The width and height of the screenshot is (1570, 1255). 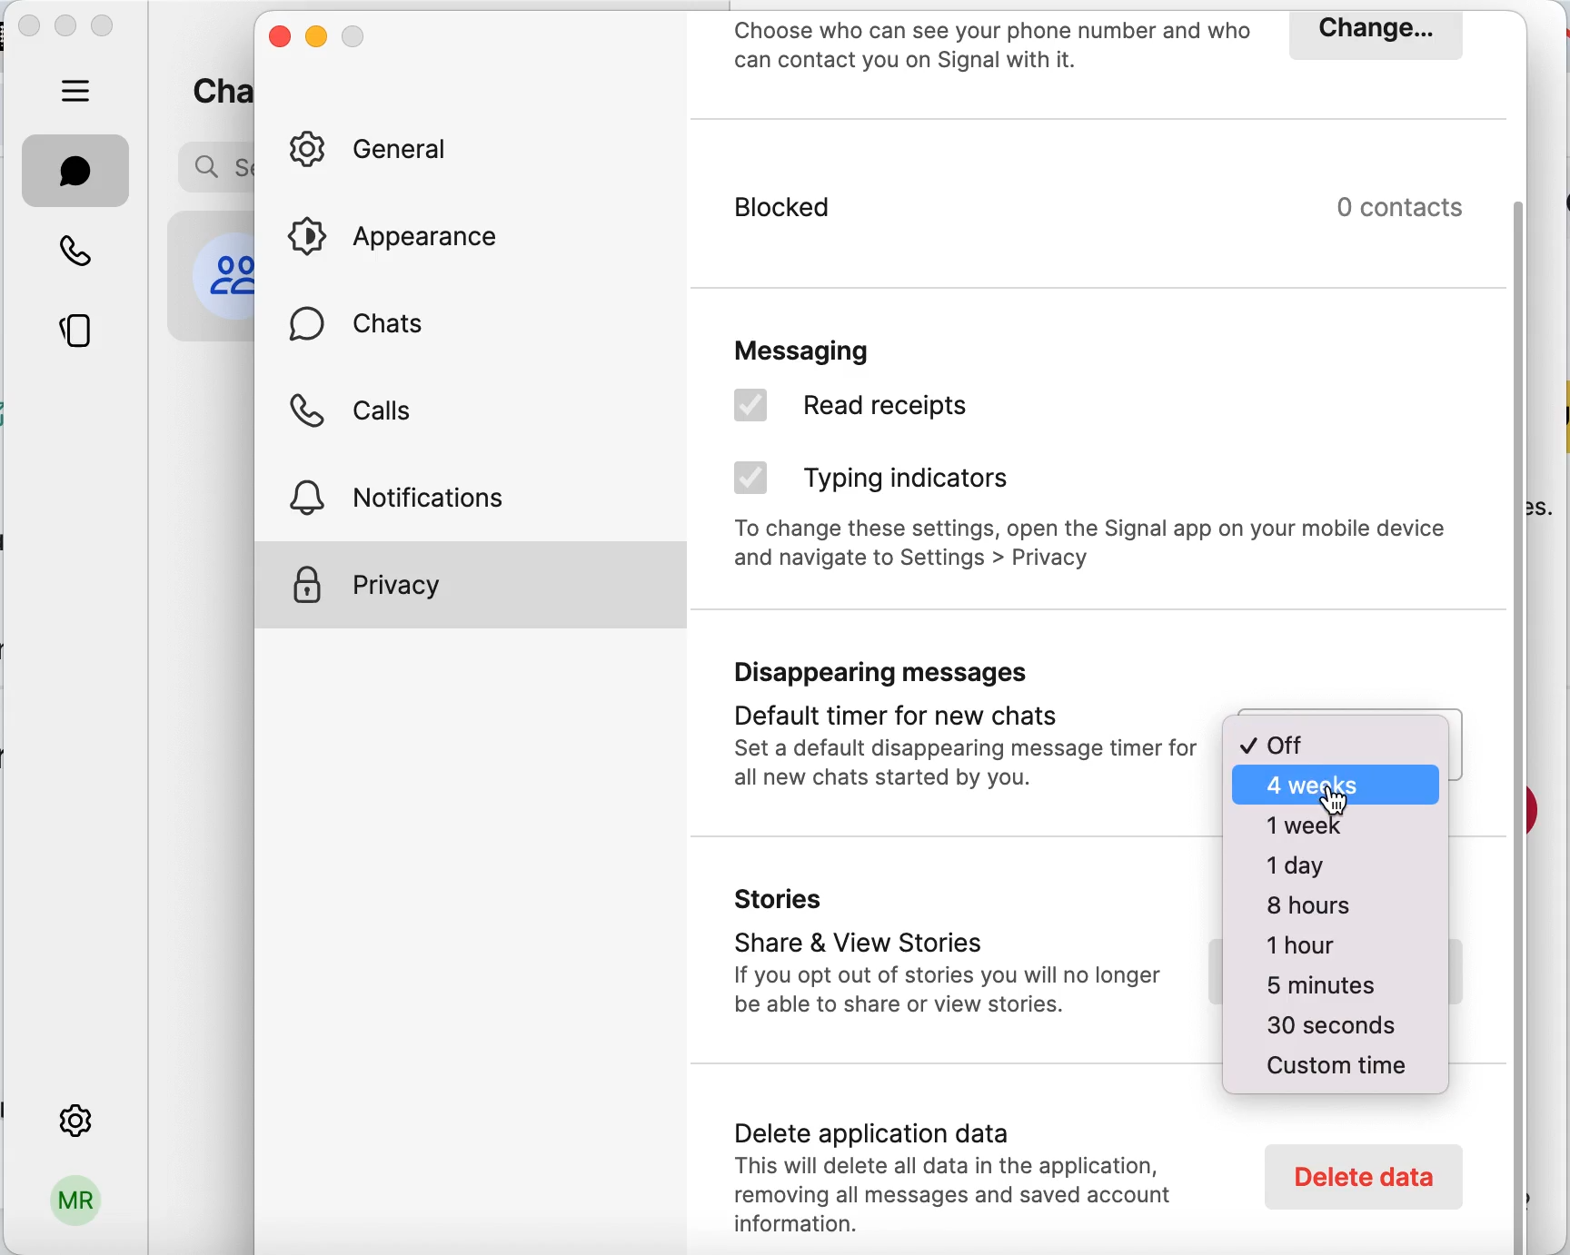 I want to click on stories, so click(x=78, y=334).